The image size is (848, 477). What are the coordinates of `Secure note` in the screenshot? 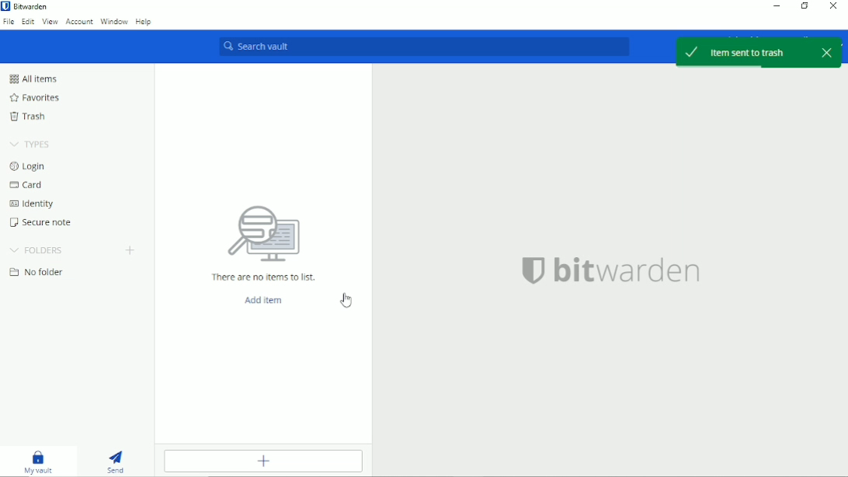 It's located at (38, 223).